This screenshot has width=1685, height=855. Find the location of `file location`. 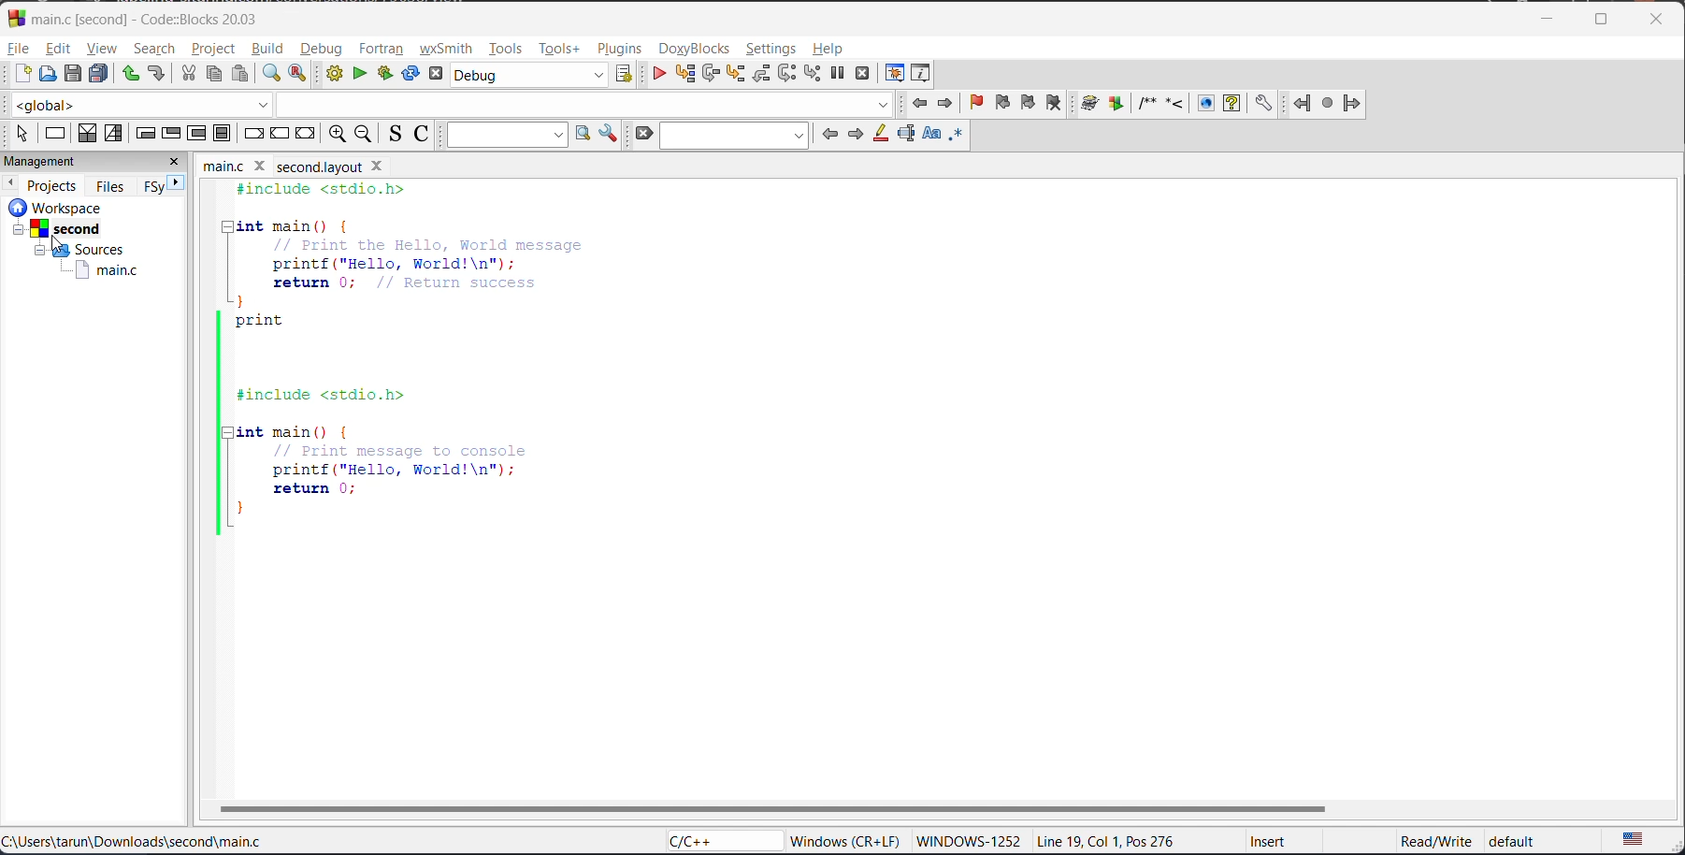

file location is located at coordinates (135, 841).